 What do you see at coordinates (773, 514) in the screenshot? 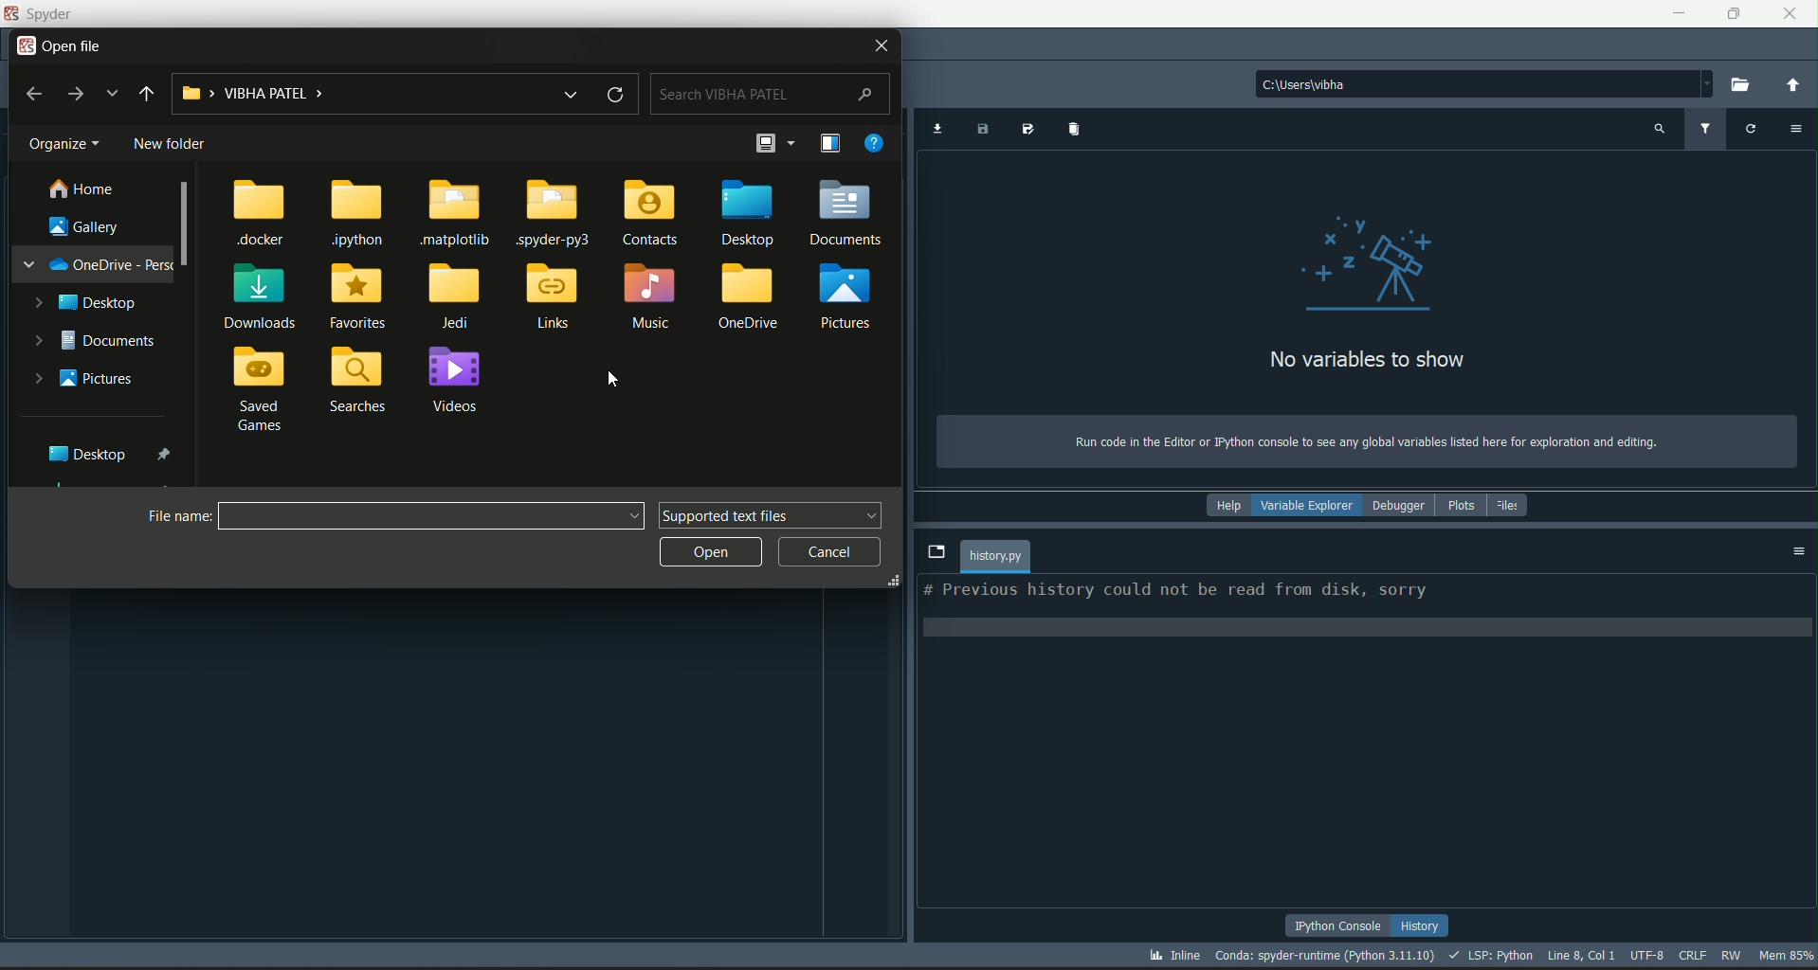
I see `supported text files` at bounding box center [773, 514].